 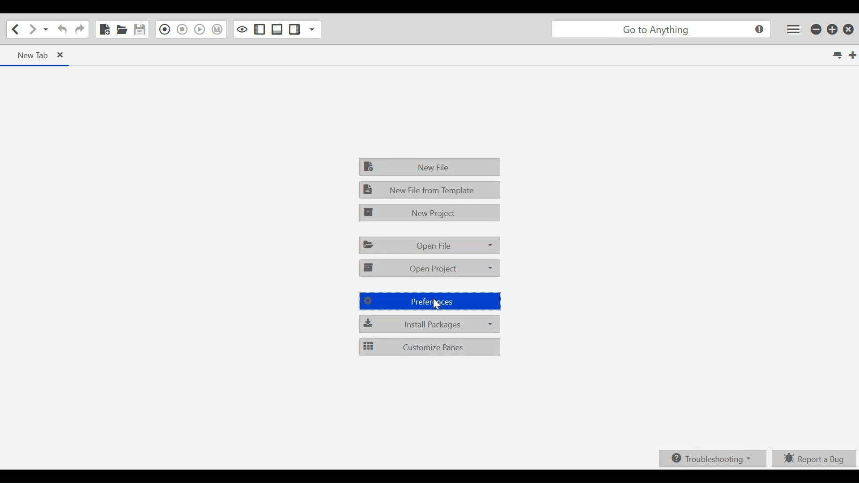 I want to click on New Tab, so click(x=852, y=54).